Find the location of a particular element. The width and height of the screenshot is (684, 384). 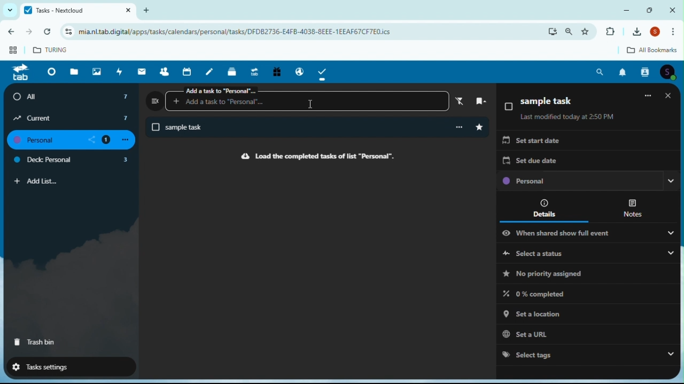

Search is located at coordinates (601, 72).